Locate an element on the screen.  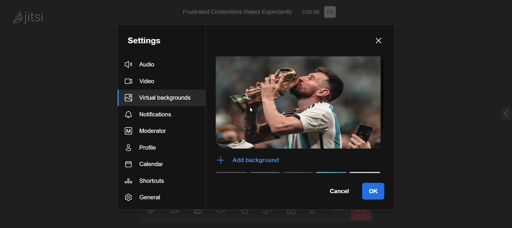
video is located at coordinates (143, 80).